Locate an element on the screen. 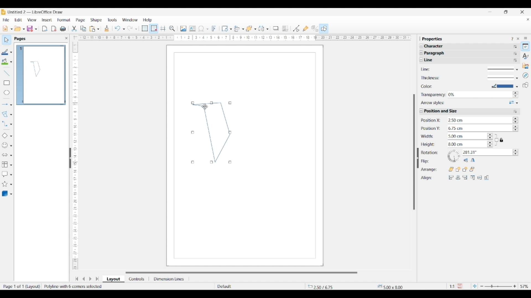 The image size is (531, 298). Selected open options is located at coordinates (18, 29).